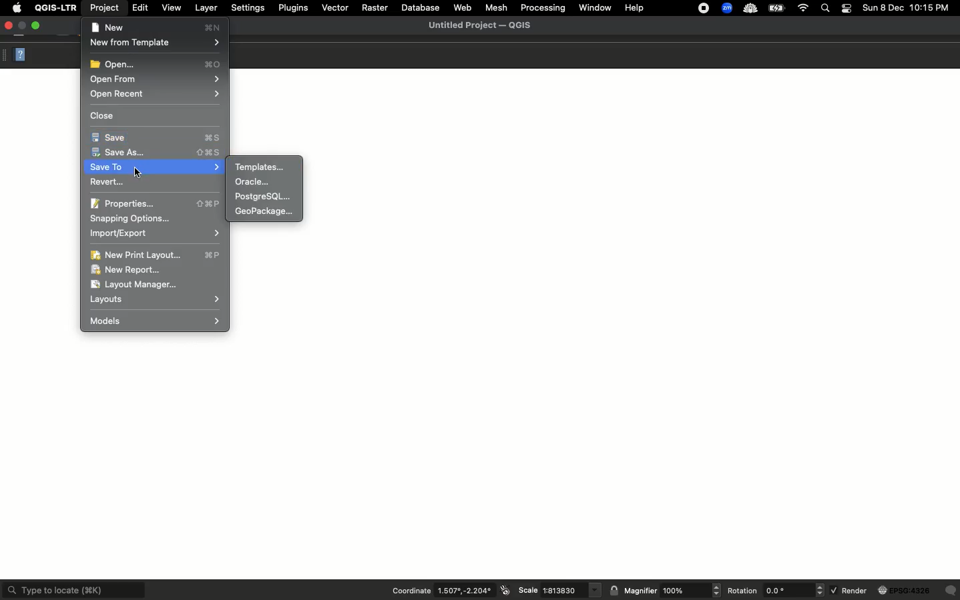 The image size is (960, 600). What do you see at coordinates (409, 591) in the screenshot?
I see `Coordination` at bounding box center [409, 591].